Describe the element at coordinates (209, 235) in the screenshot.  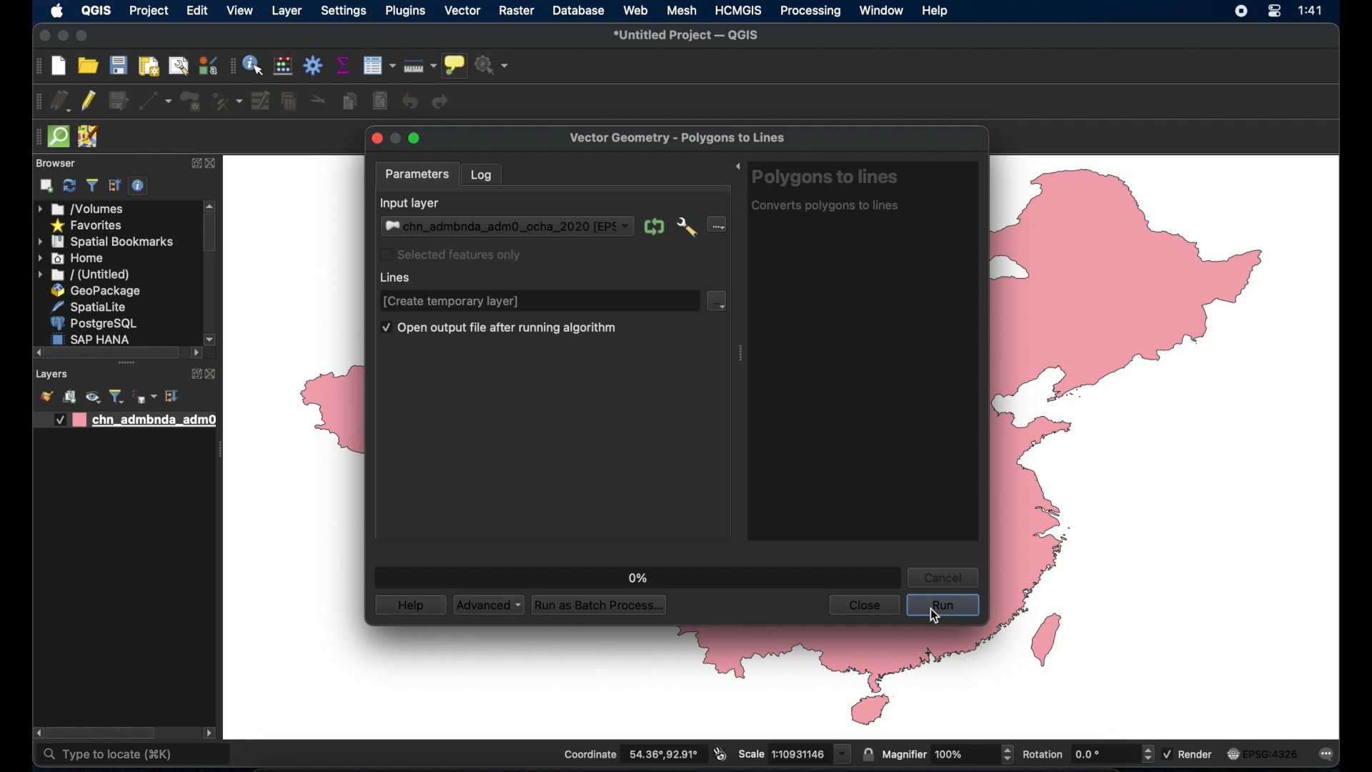
I see `scroll box` at that location.